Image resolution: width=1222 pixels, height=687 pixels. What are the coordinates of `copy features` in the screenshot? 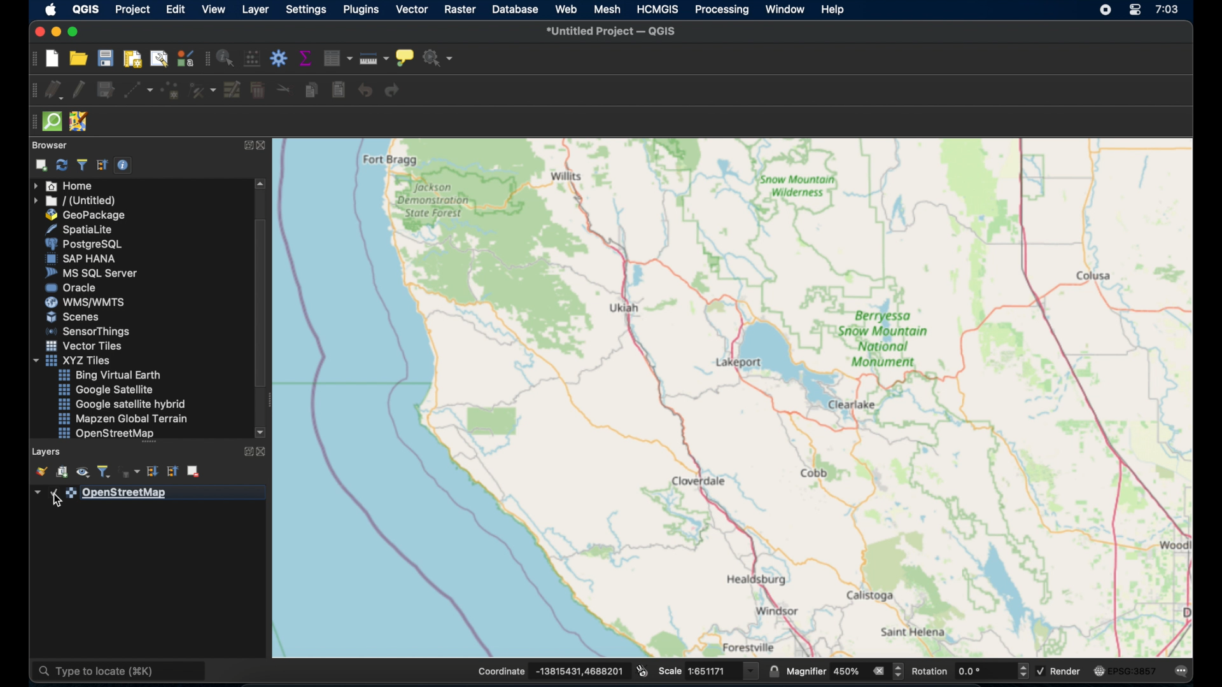 It's located at (313, 90).